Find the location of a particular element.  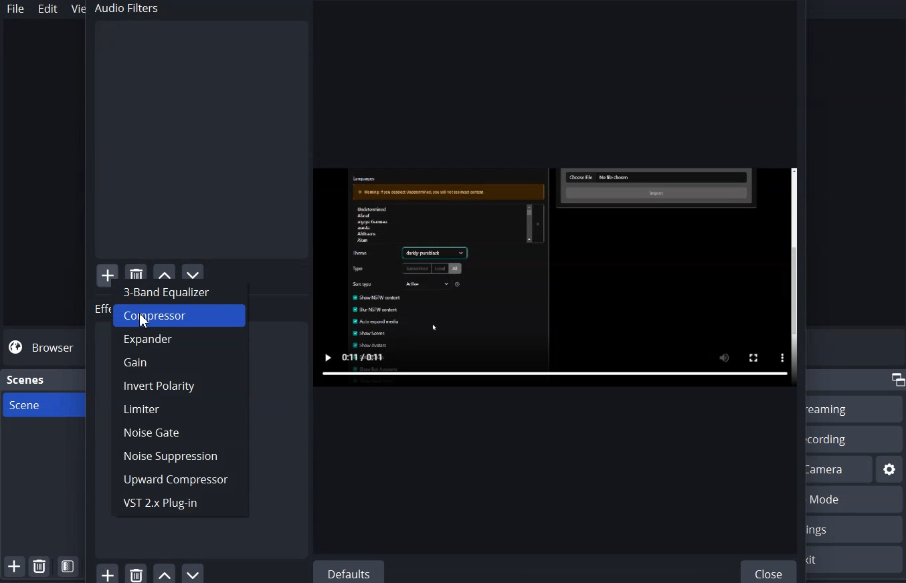

Audio Filters is located at coordinates (199, 131).